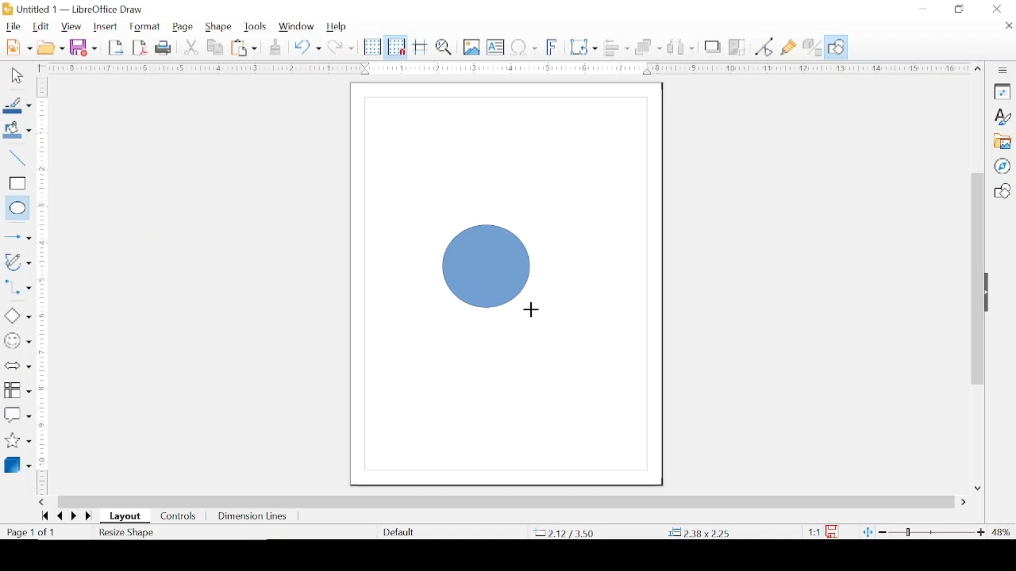 This screenshot has height=571, width=1016. Describe the element at coordinates (496, 48) in the screenshot. I see `insert textbox` at that location.